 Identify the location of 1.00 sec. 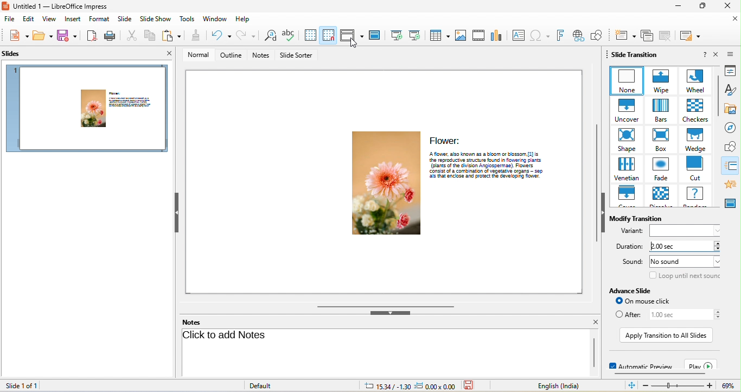
(678, 314).